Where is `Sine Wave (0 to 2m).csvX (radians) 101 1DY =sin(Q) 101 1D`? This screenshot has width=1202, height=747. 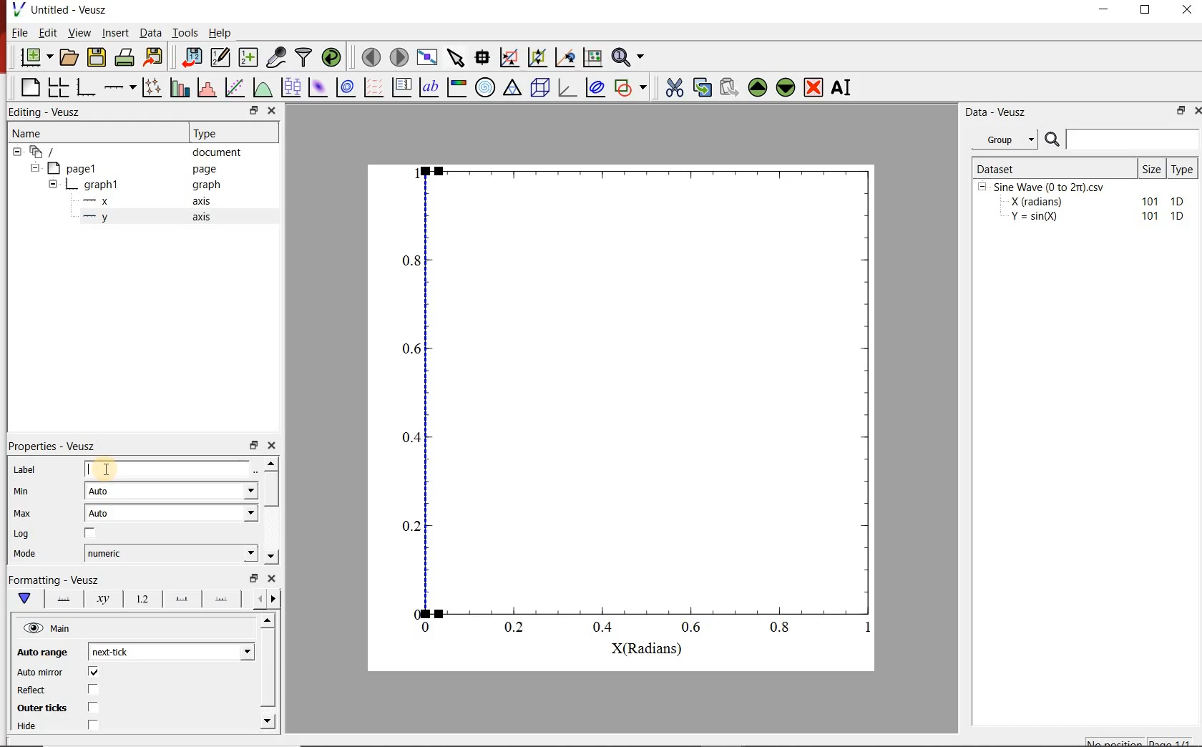 Sine Wave (0 to 2m).csvX (radians) 101 1DY =sin(Q) 101 1D is located at coordinates (1083, 205).